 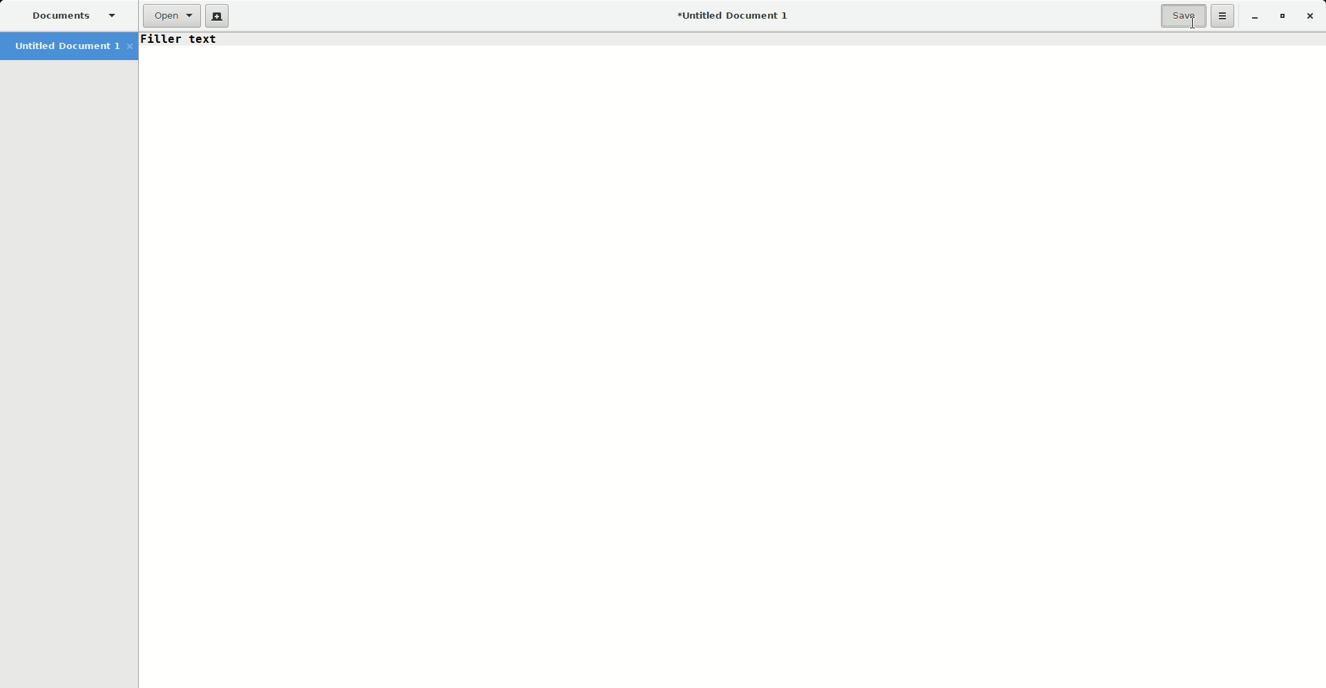 What do you see at coordinates (1251, 17) in the screenshot?
I see `Minimize` at bounding box center [1251, 17].